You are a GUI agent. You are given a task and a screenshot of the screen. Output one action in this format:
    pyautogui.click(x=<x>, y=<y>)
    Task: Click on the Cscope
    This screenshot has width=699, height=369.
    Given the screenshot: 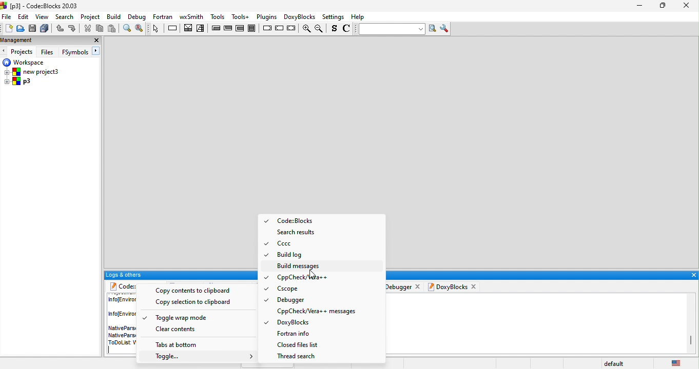 What is the action you would take?
    pyautogui.click(x=293, y=289)
    